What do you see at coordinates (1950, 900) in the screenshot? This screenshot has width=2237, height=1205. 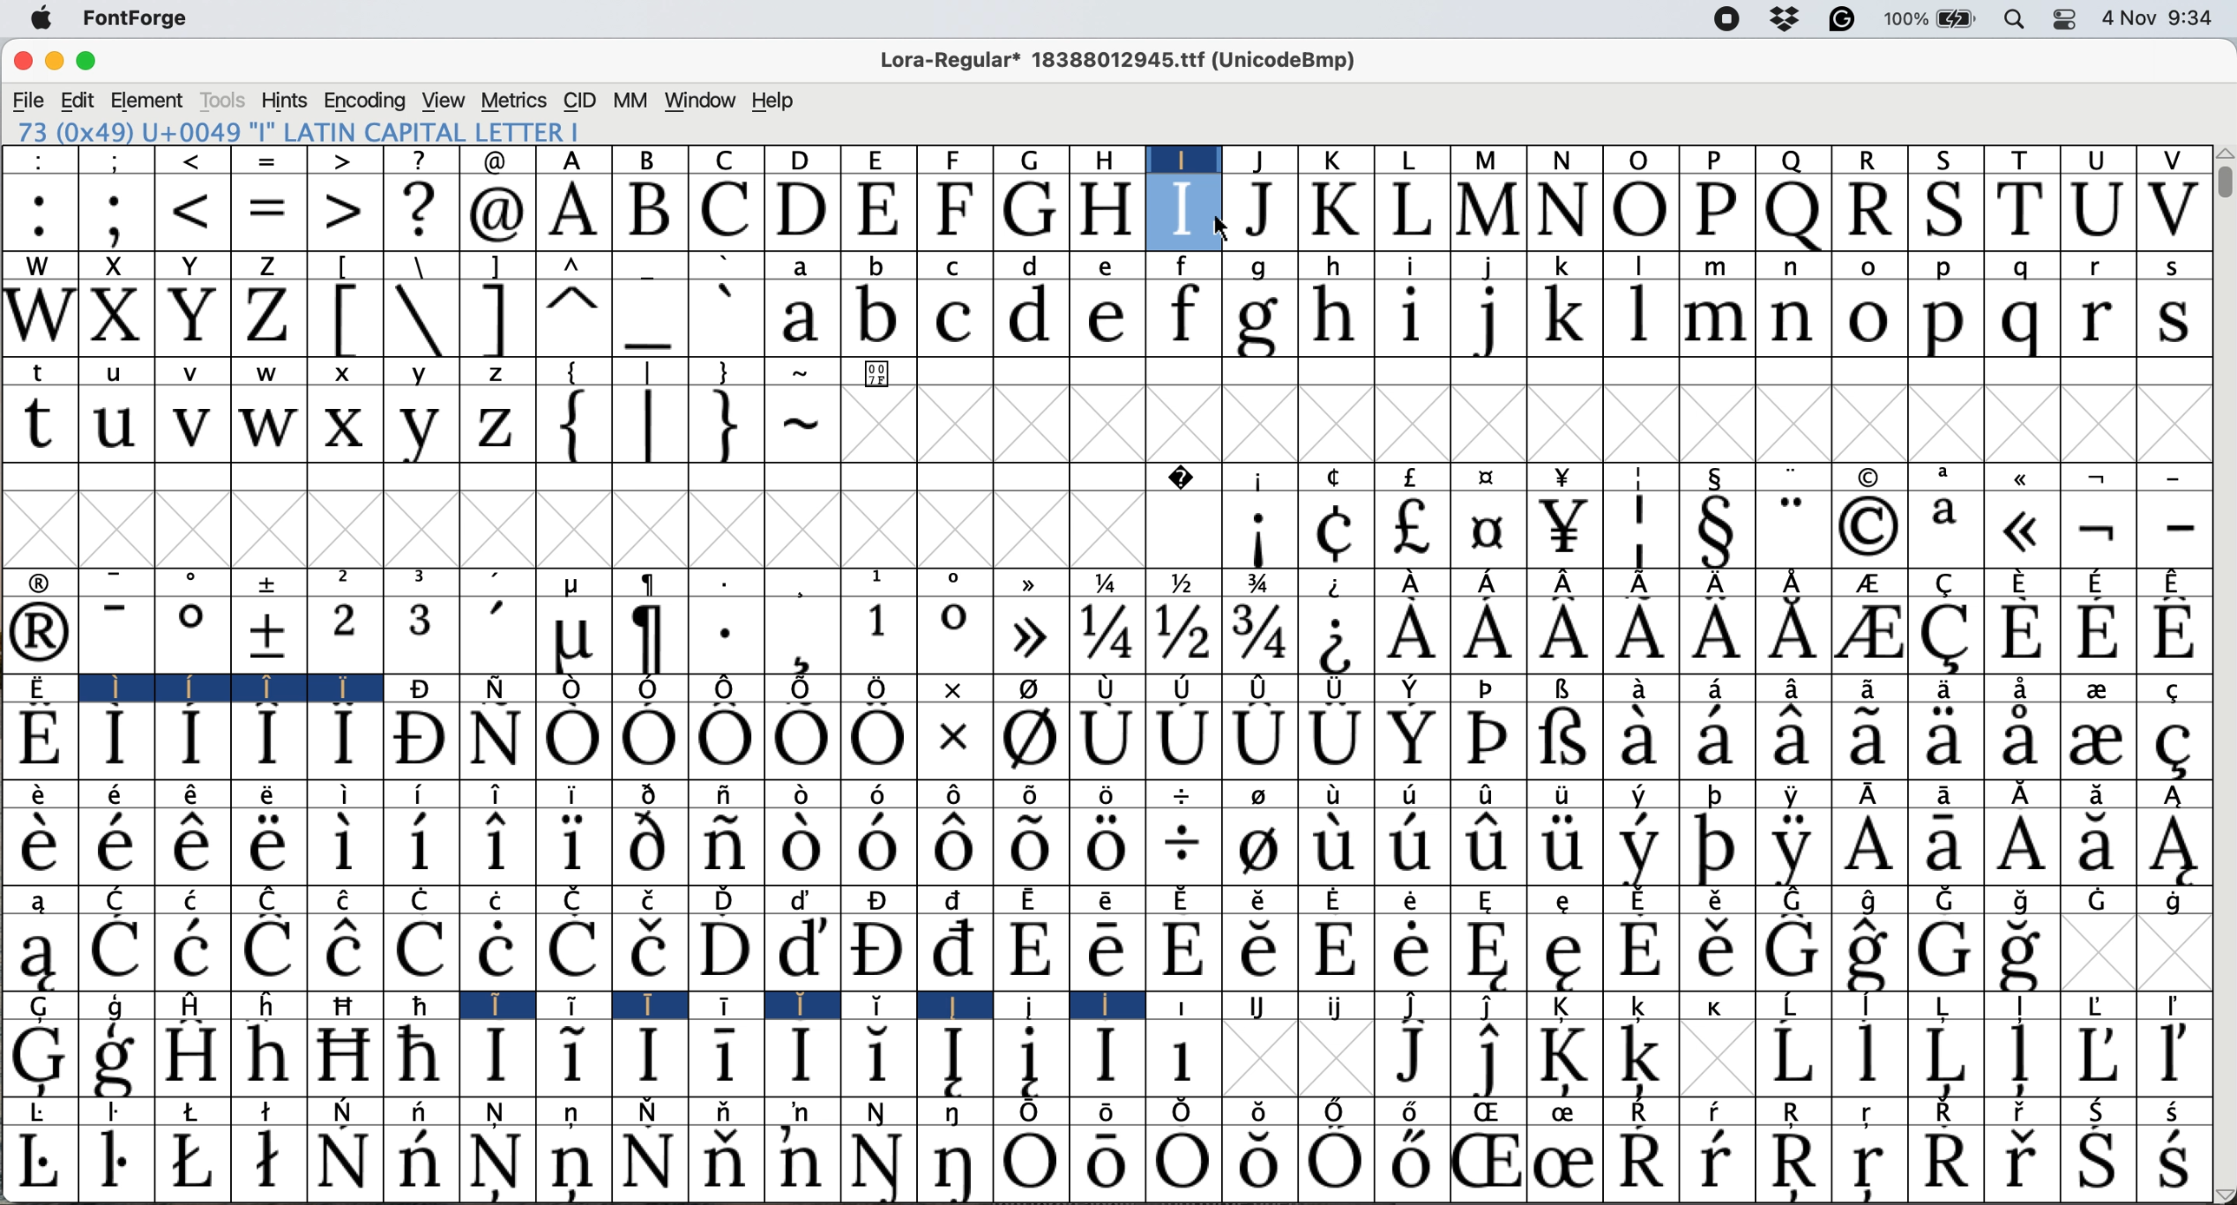 I see `Symbol` at bounding box center [1950, 900].